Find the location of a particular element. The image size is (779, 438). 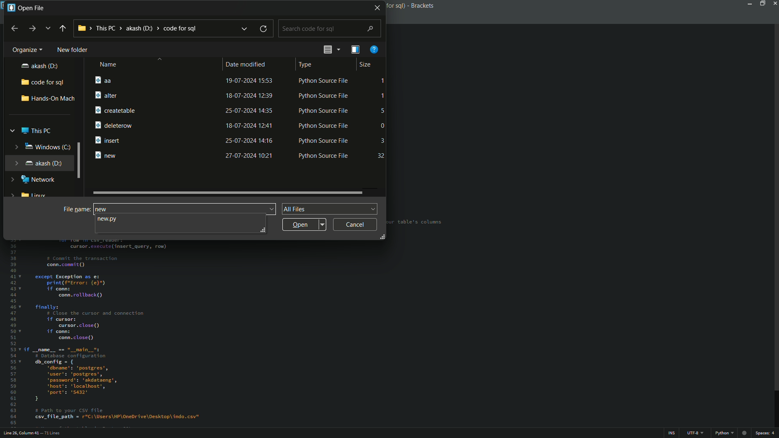

this pc is located at coordinates (32, 130).